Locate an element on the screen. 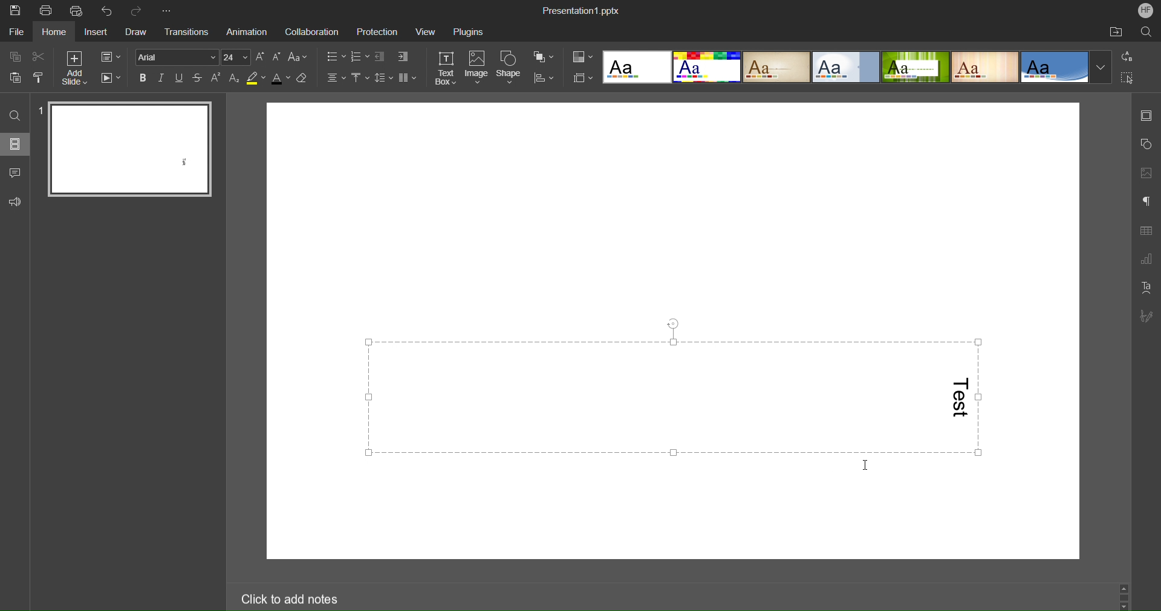 Image resolution: width=1161 pixels, height=611 pixels. Search is located at coordinates (1143, 32).